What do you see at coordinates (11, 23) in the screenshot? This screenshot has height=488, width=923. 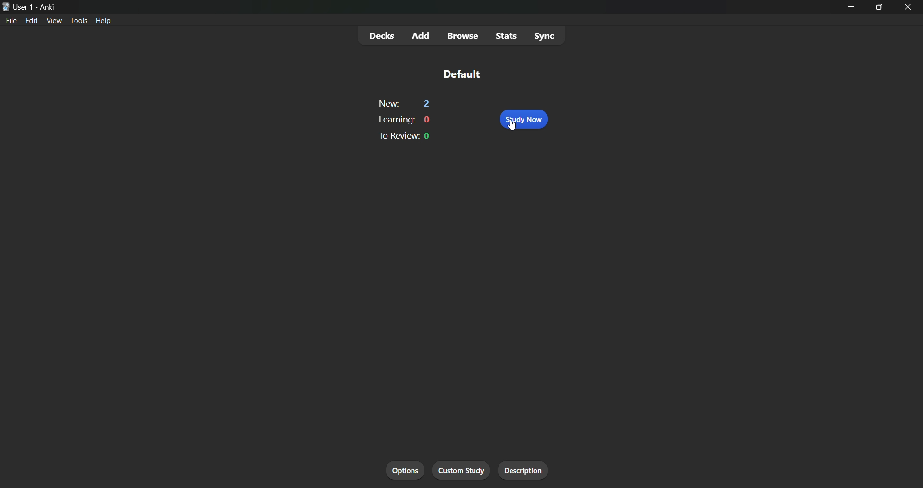 I see `file` at bounding box center [11, 23].